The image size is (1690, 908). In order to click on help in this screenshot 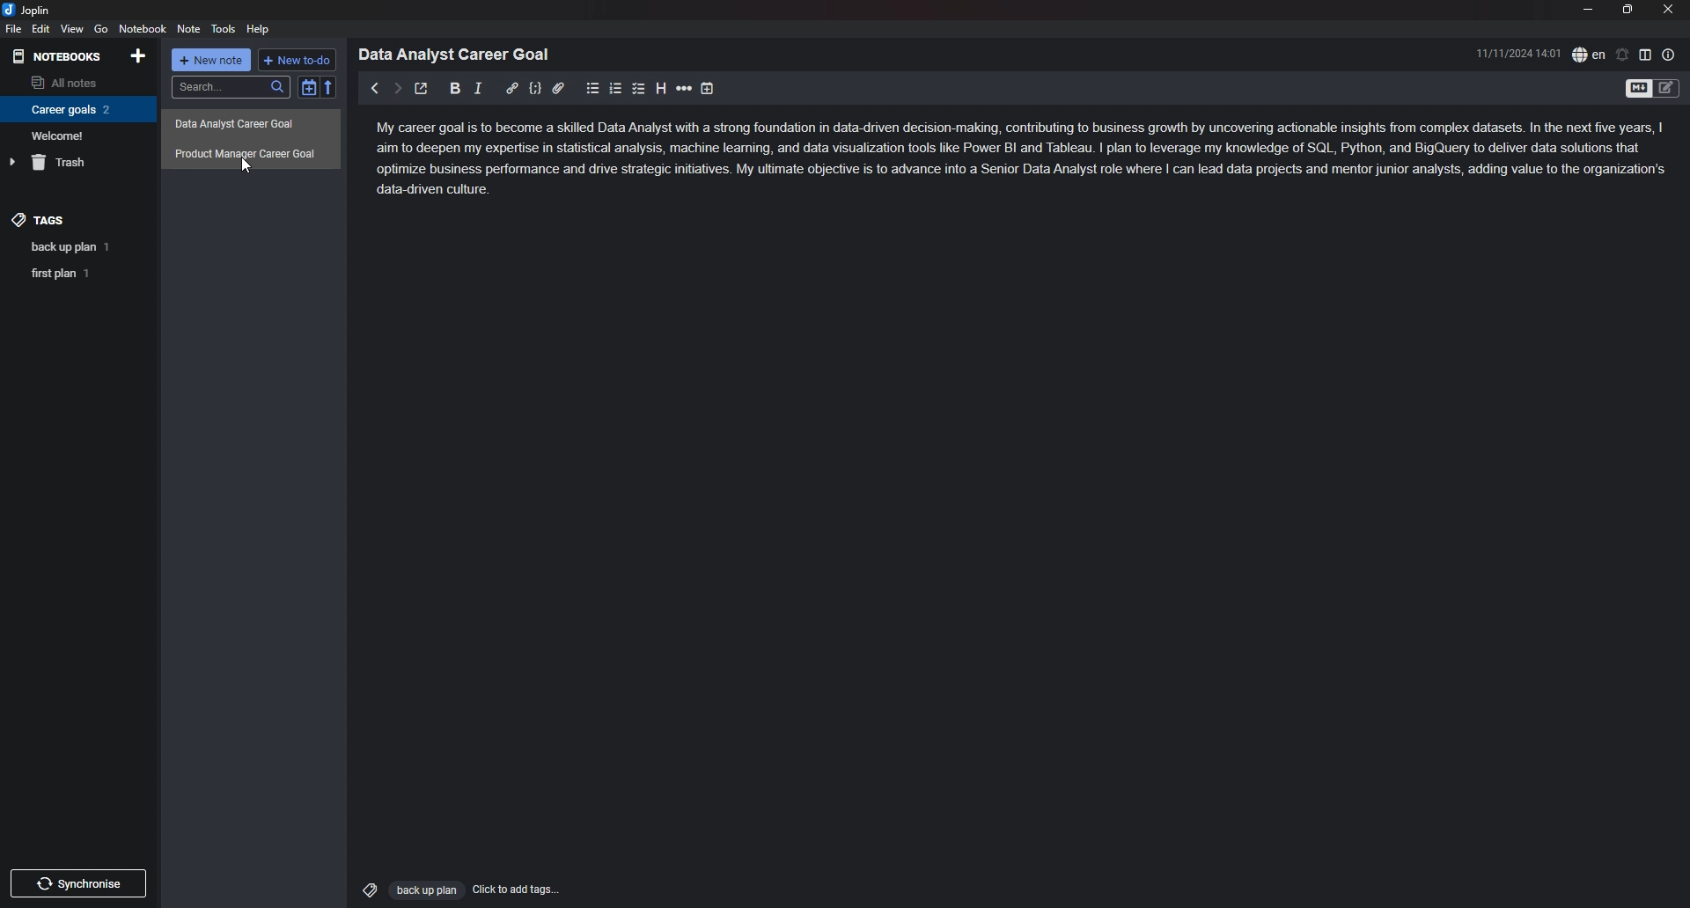, I will do `click(259, 30)`.